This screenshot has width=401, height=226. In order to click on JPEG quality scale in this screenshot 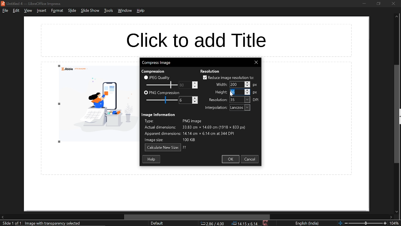, I will do `click(163, 100)`.